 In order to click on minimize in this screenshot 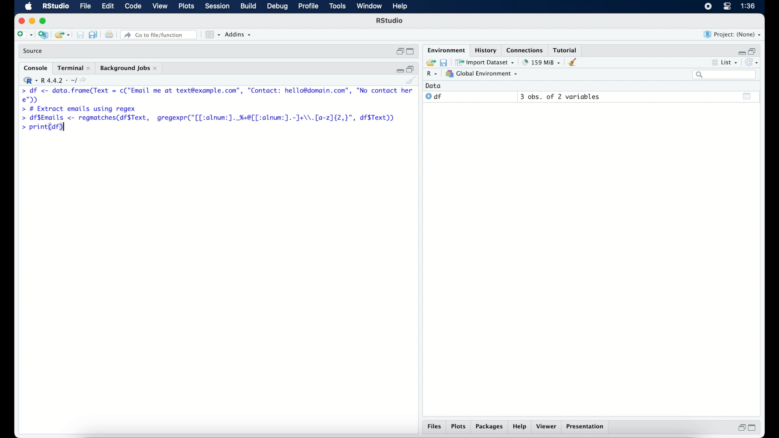, I will do `click(32, 21)`.